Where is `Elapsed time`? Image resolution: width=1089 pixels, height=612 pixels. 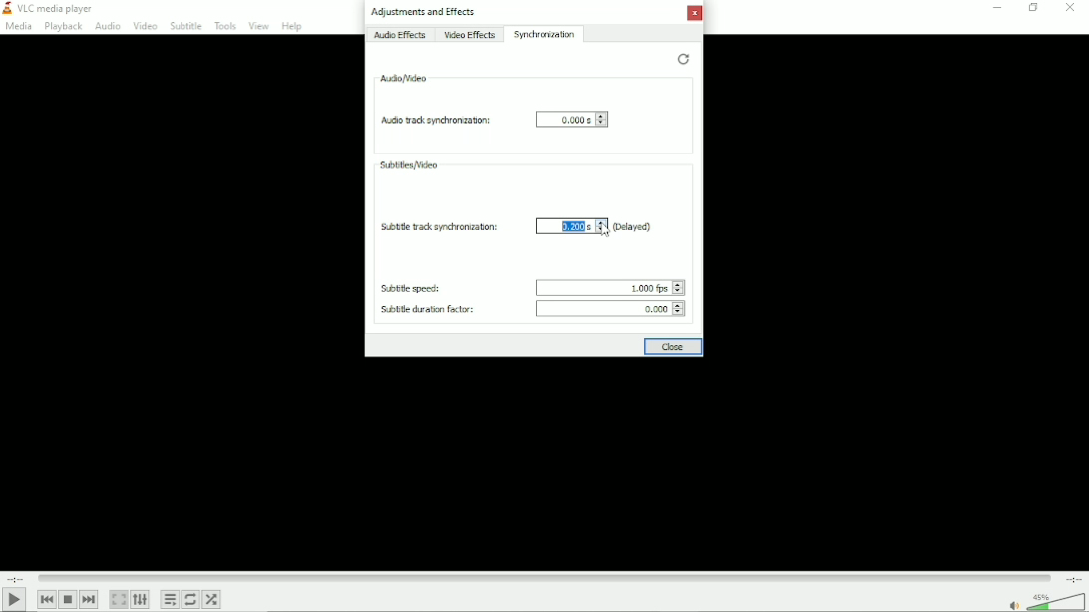
Elapsed time is located at coordinates (14, 577).